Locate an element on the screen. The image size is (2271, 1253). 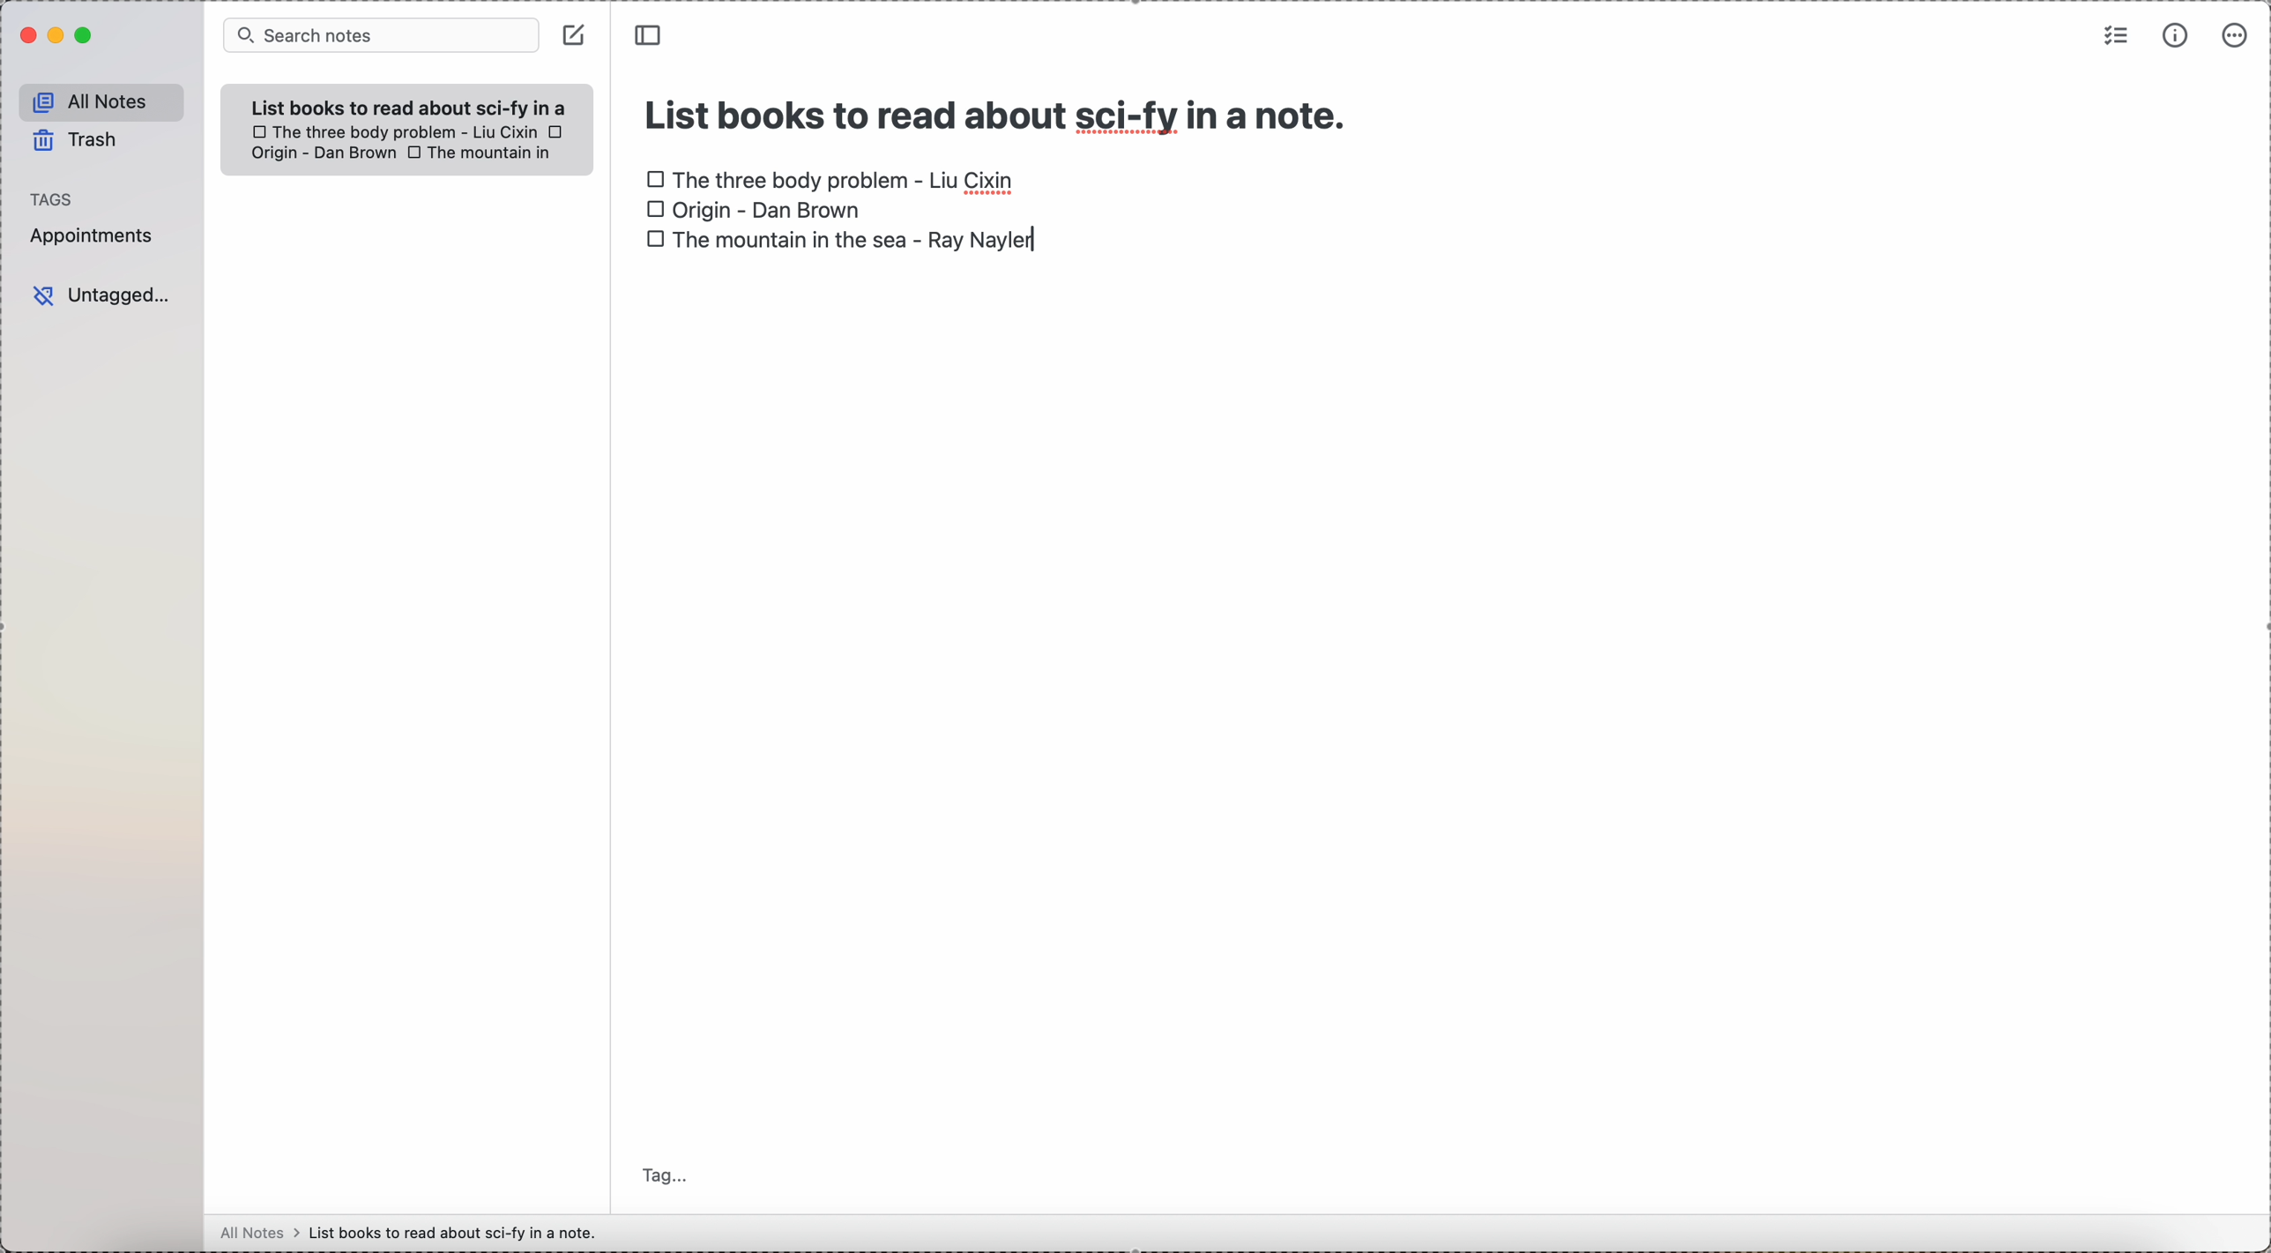
tags is located at coordinates (54, 197).